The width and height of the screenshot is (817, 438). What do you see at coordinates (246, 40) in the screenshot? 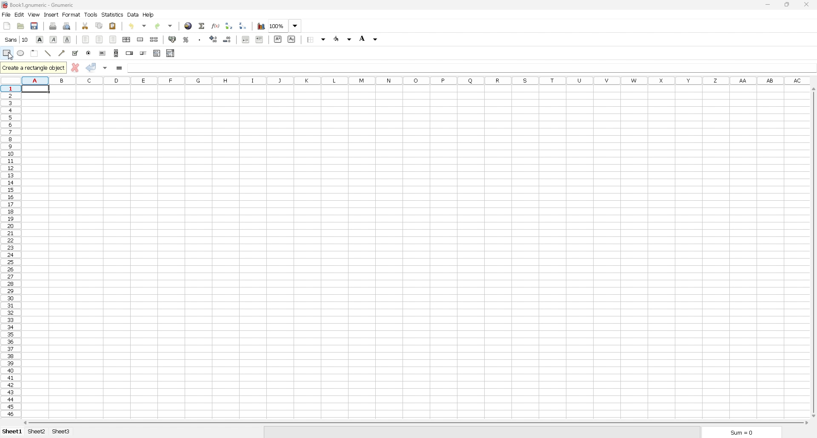
I see `decrease indent` at bounding box center [246, 40].